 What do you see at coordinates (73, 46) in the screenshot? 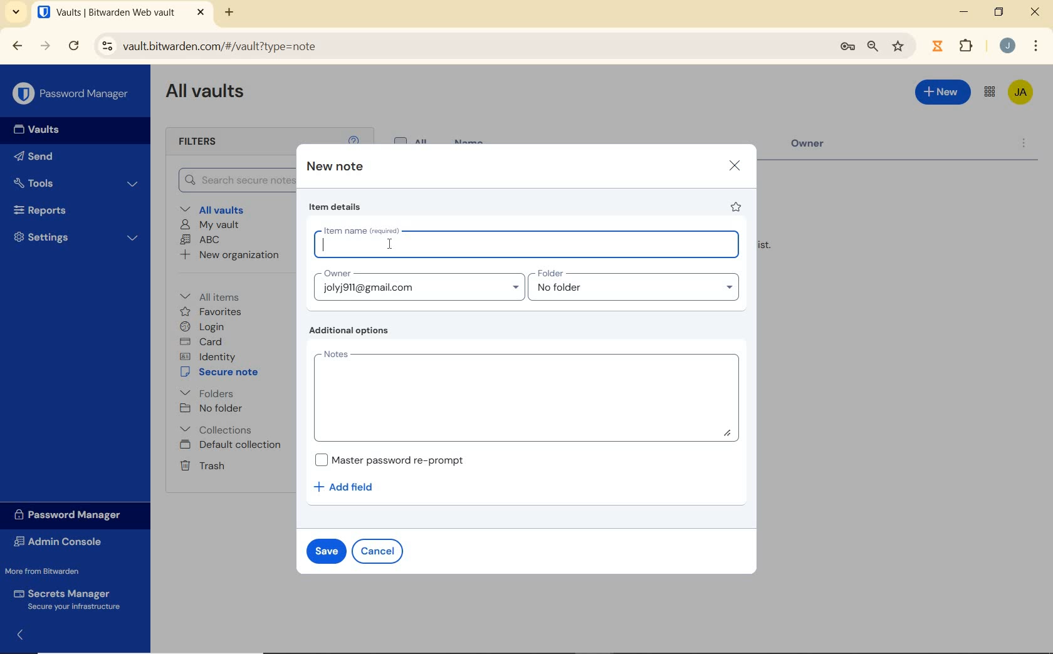
I see `reload` at bounding box center [73, 46].